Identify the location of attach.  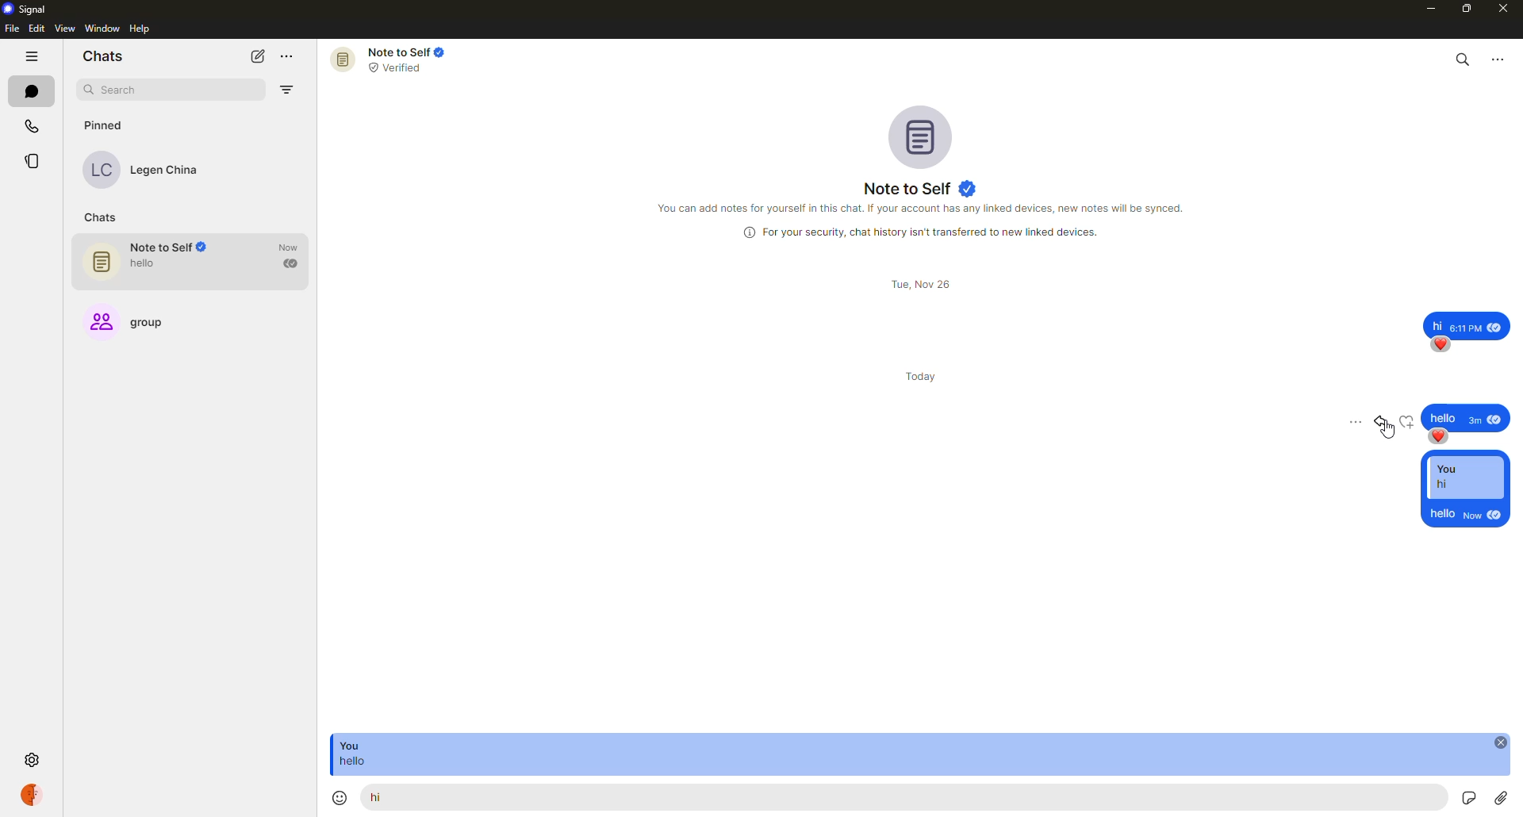
(1502, 796).